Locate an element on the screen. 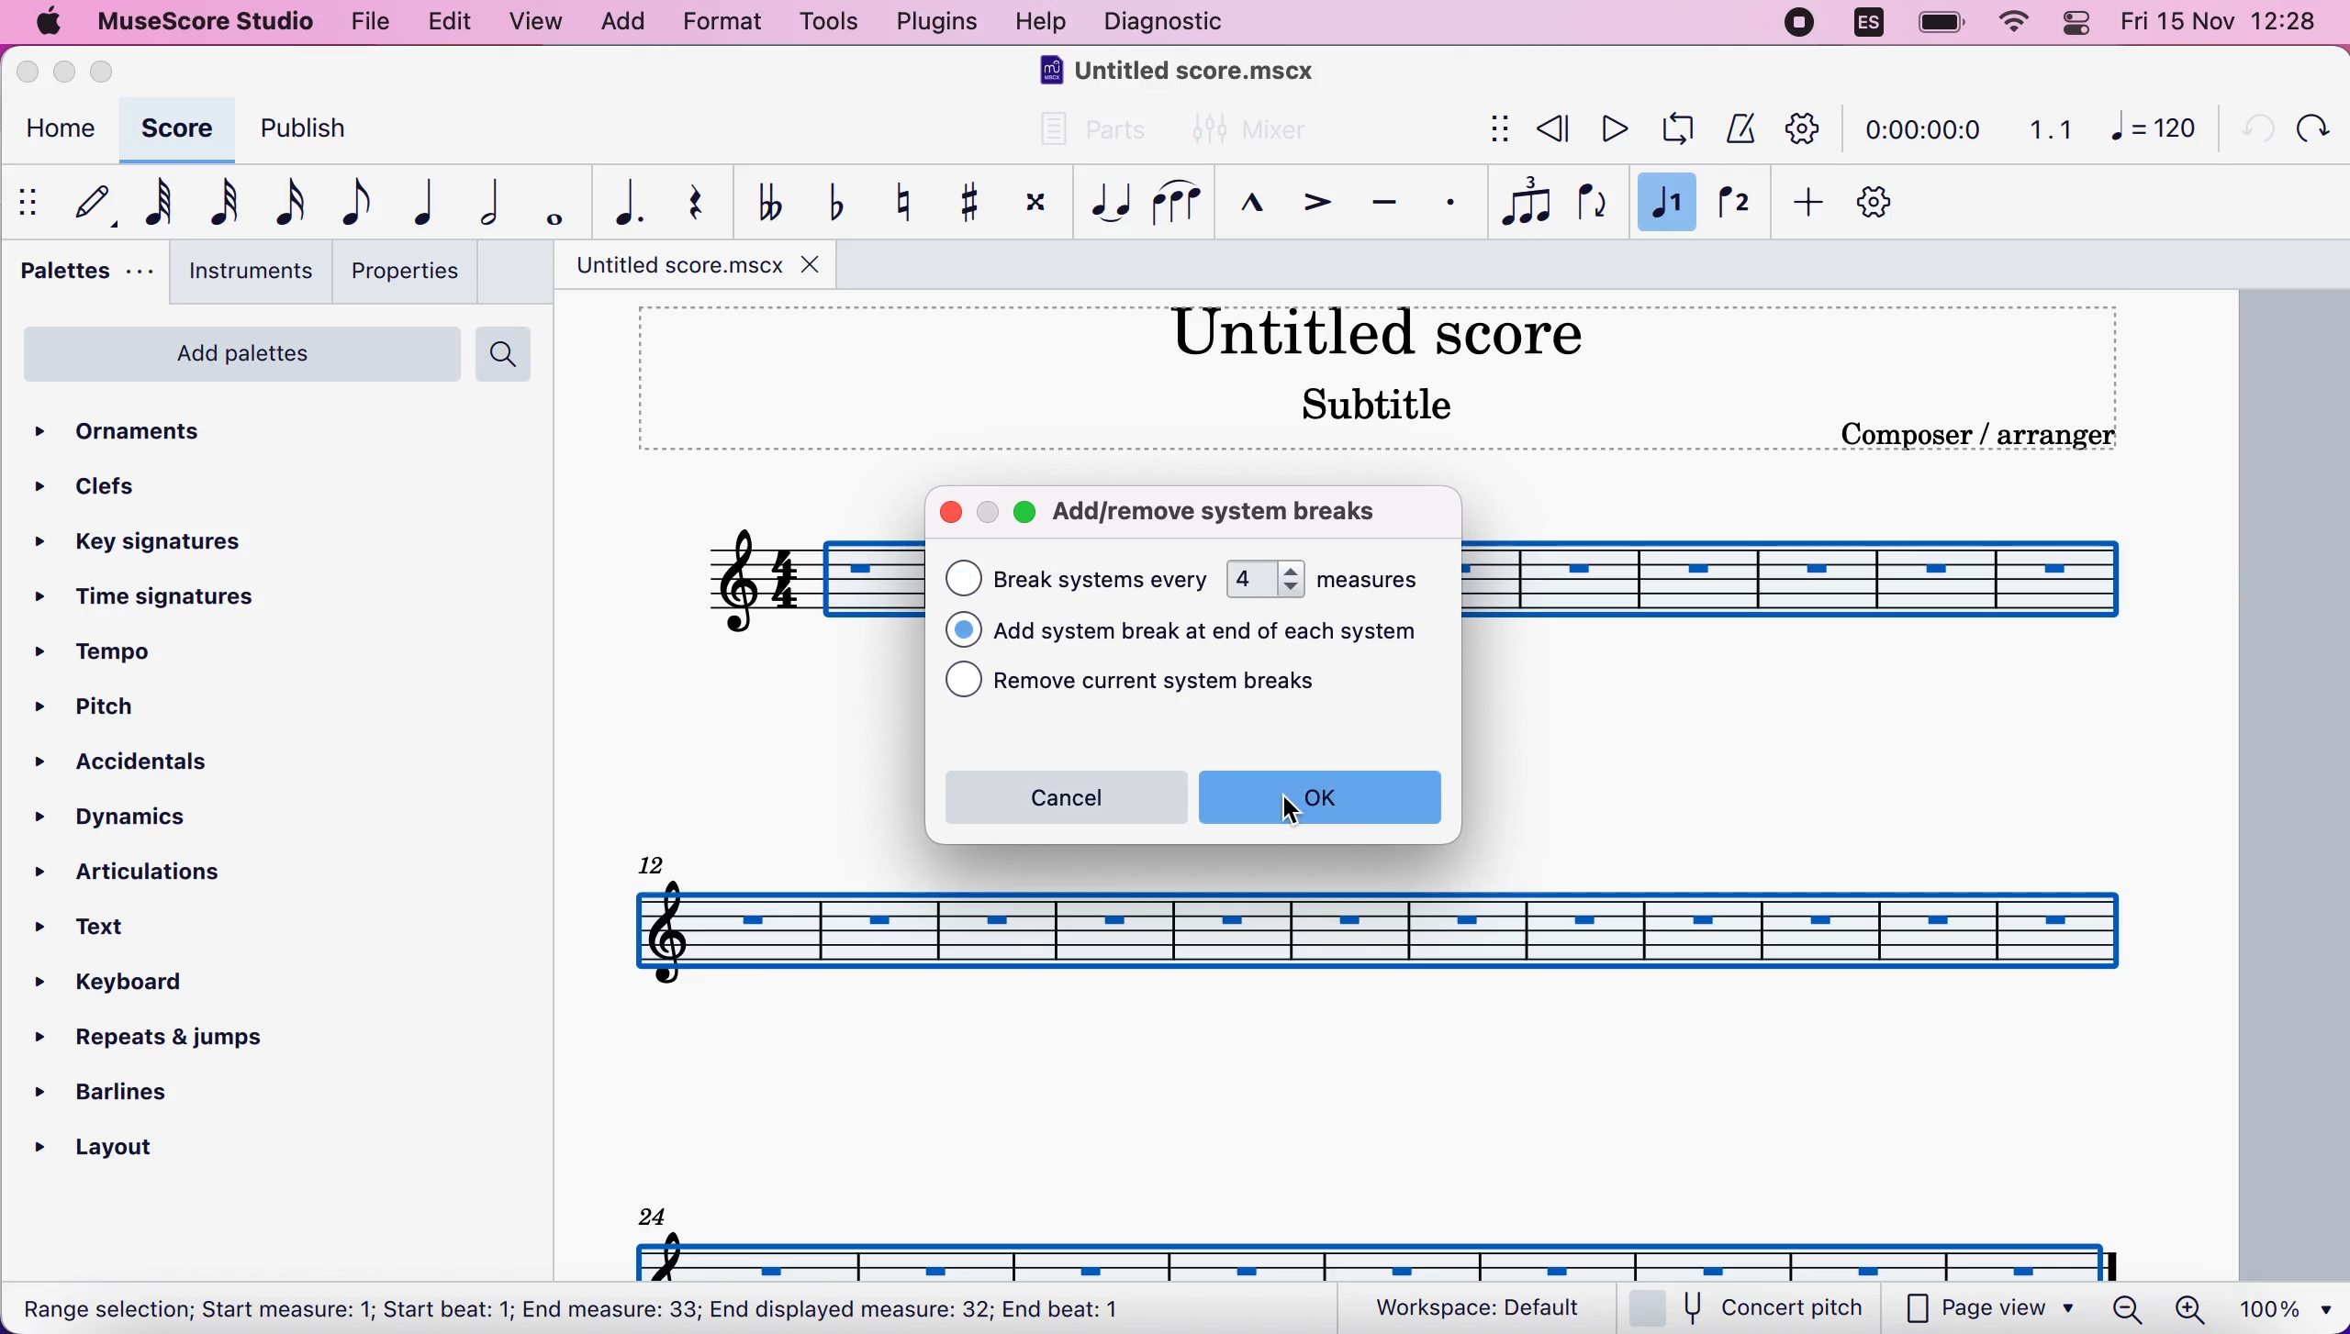 The height and width of the screenshot is (1334, 2350). musescore studio is located at coordinates (201, 22).